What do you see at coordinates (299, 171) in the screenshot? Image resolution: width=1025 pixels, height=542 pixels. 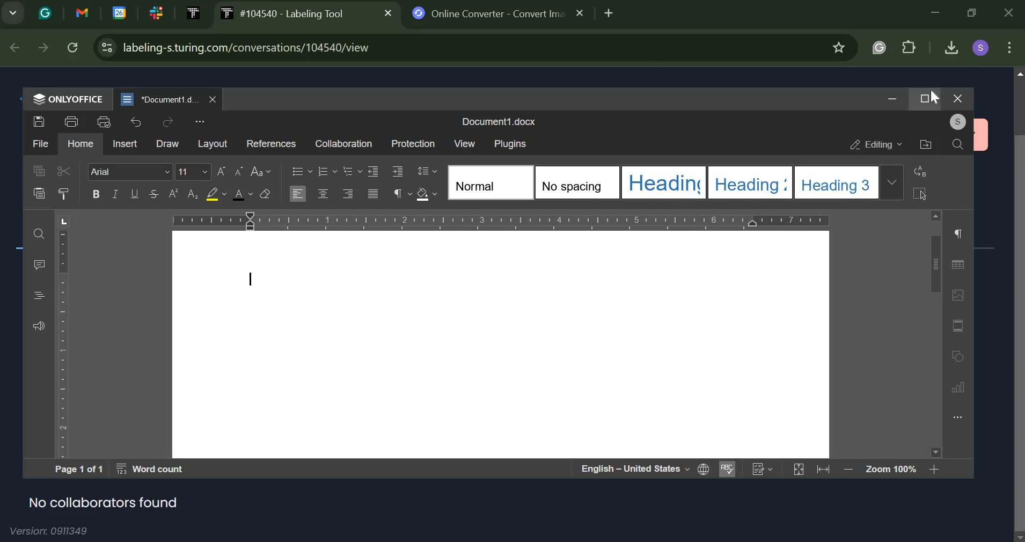 I see `bullets` at bounding box center [299, 171].